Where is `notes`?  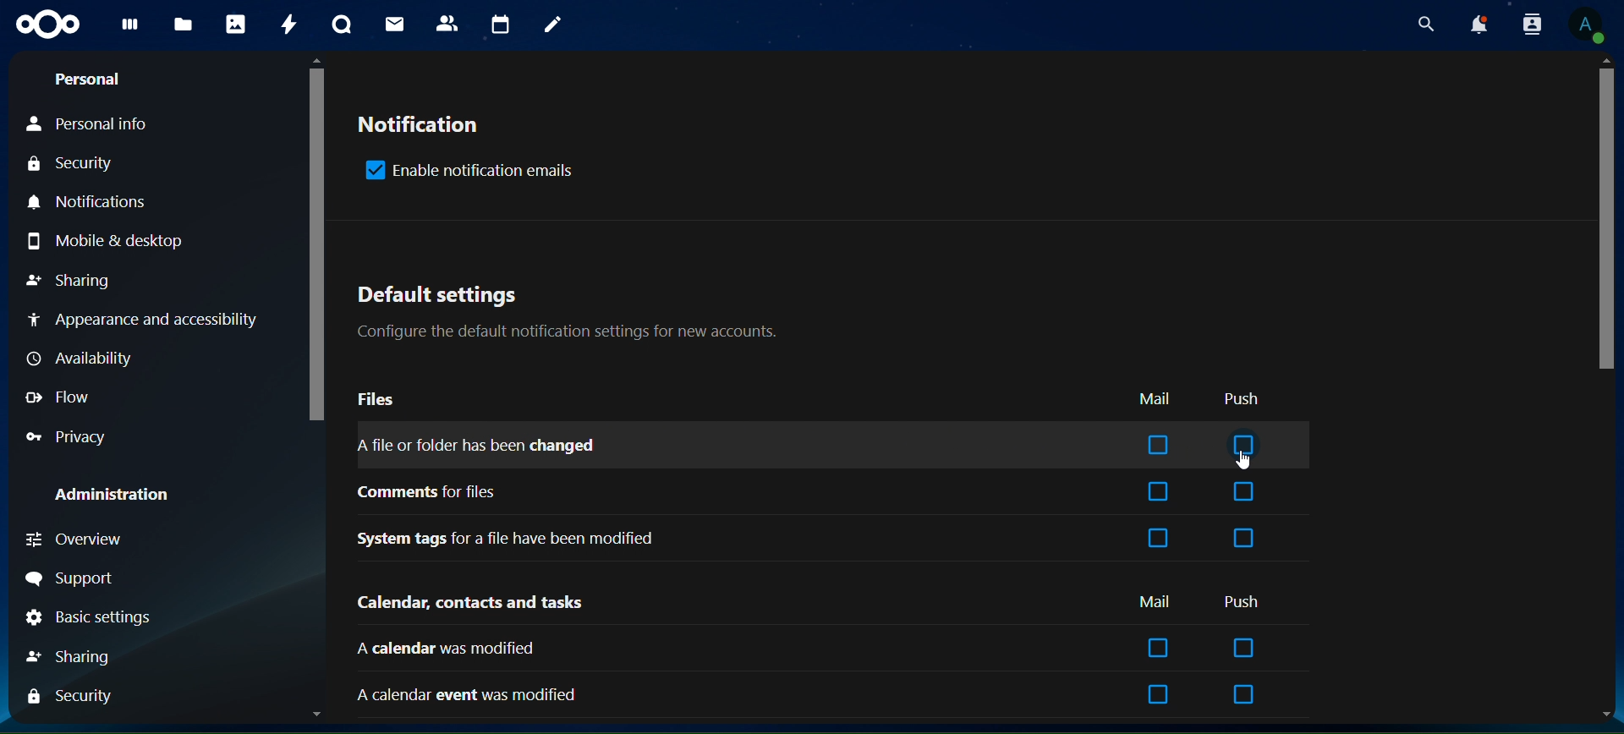
notes is located at coordinates (554, 25).